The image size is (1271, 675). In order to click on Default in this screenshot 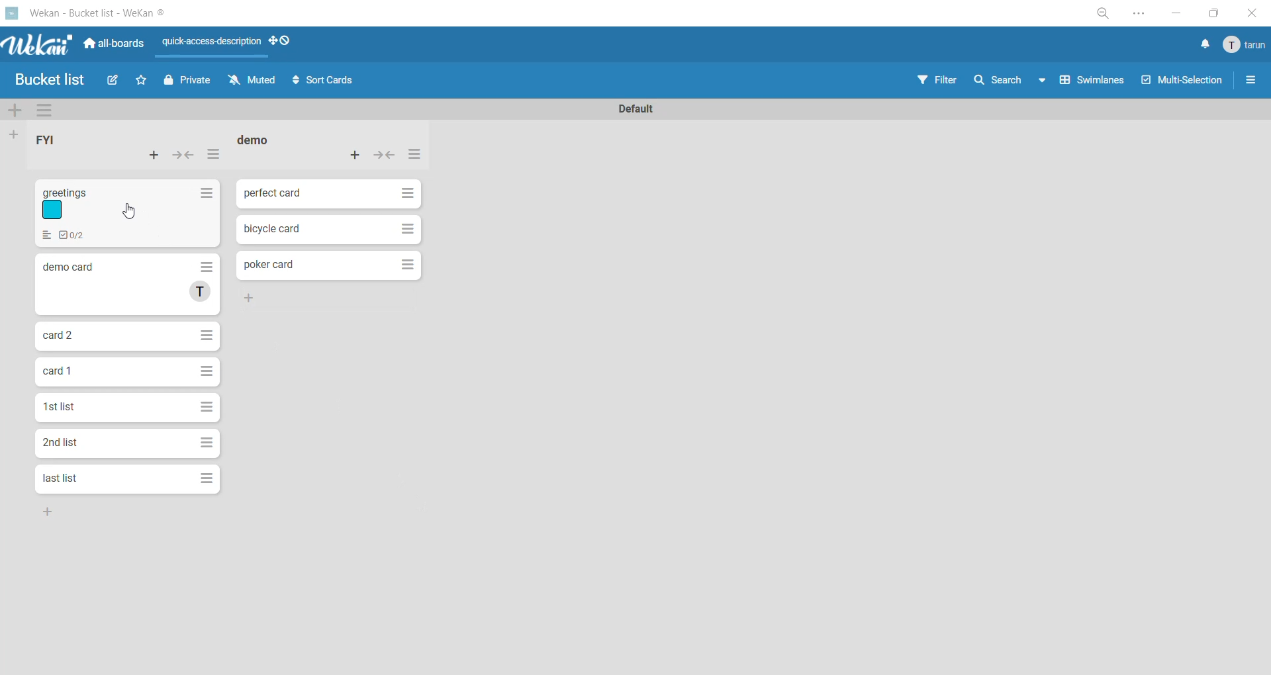, I will do `click(640, 107)`.